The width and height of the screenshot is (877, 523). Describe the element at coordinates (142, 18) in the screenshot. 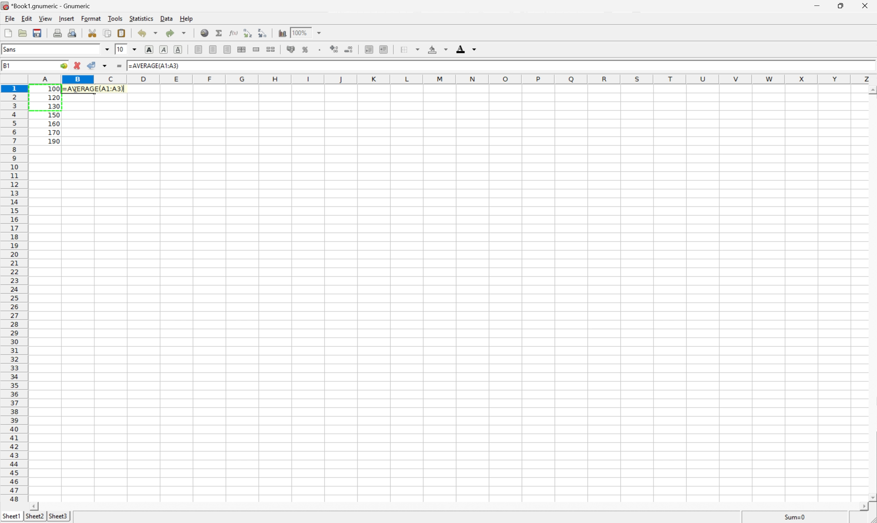

I see `Statistics` at that location.